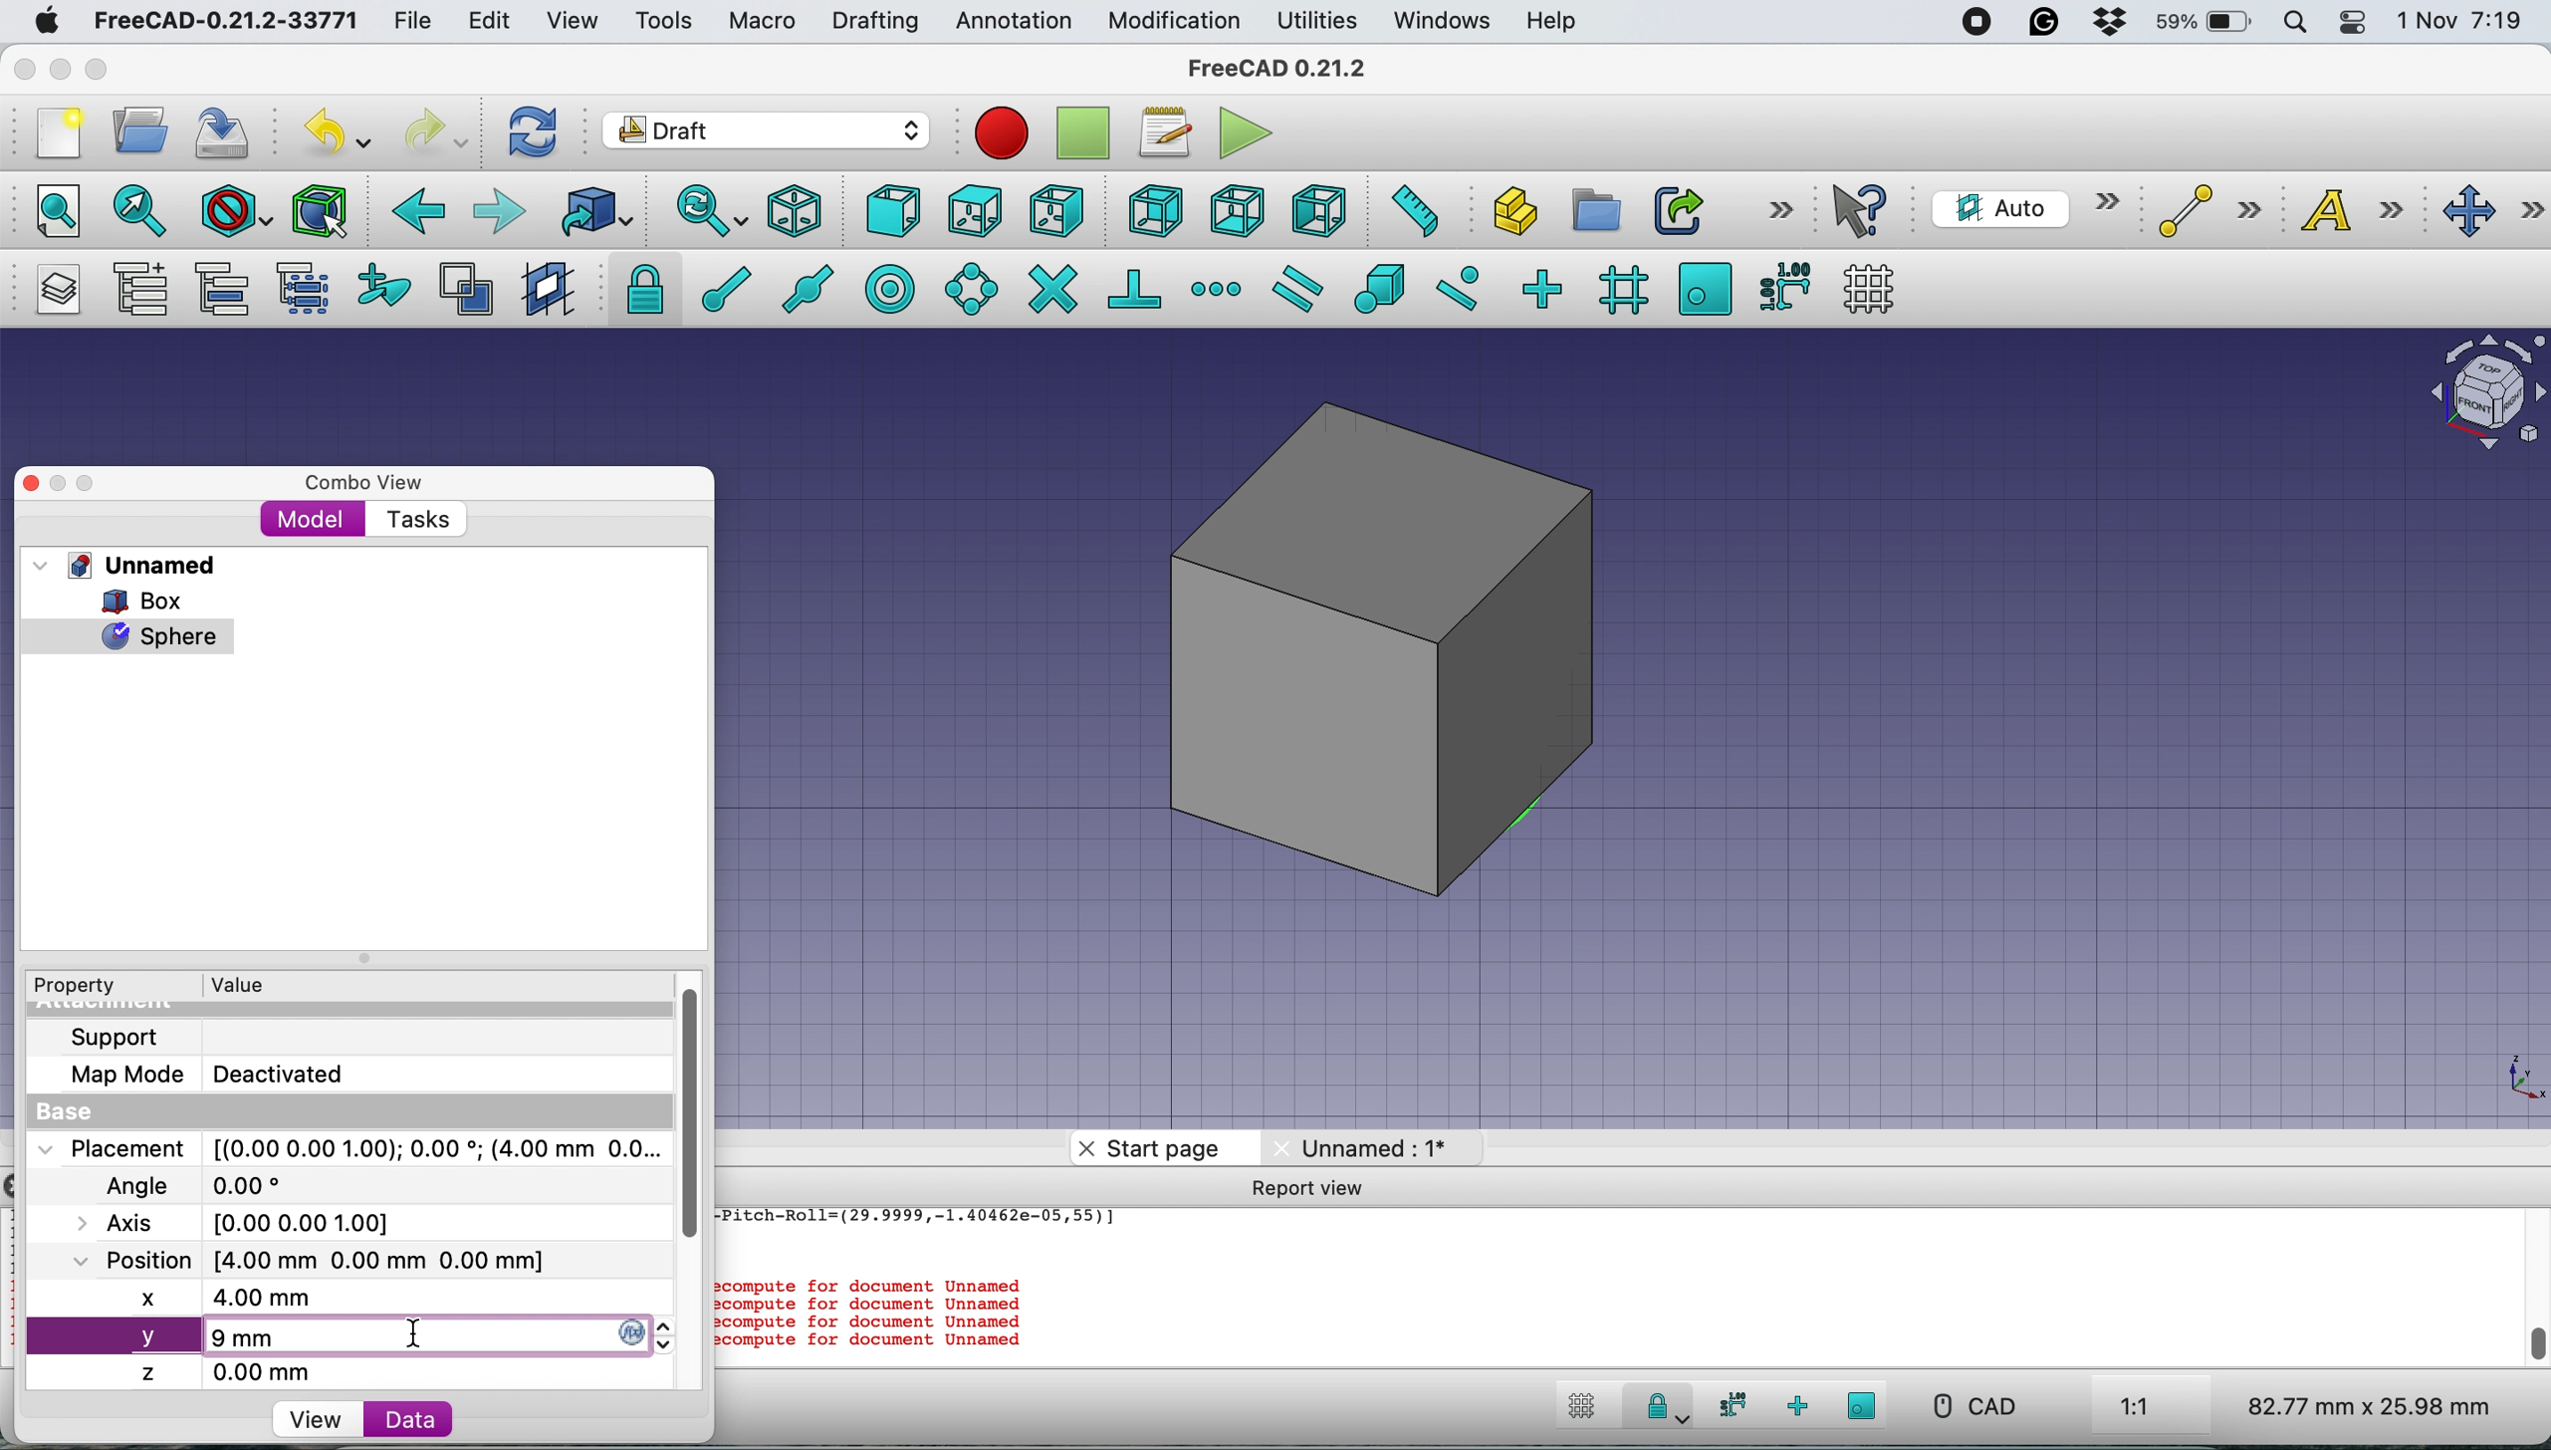  Describe the element at coordinates (1408, 208) in the screenshot. I see `measure distance` at that location.